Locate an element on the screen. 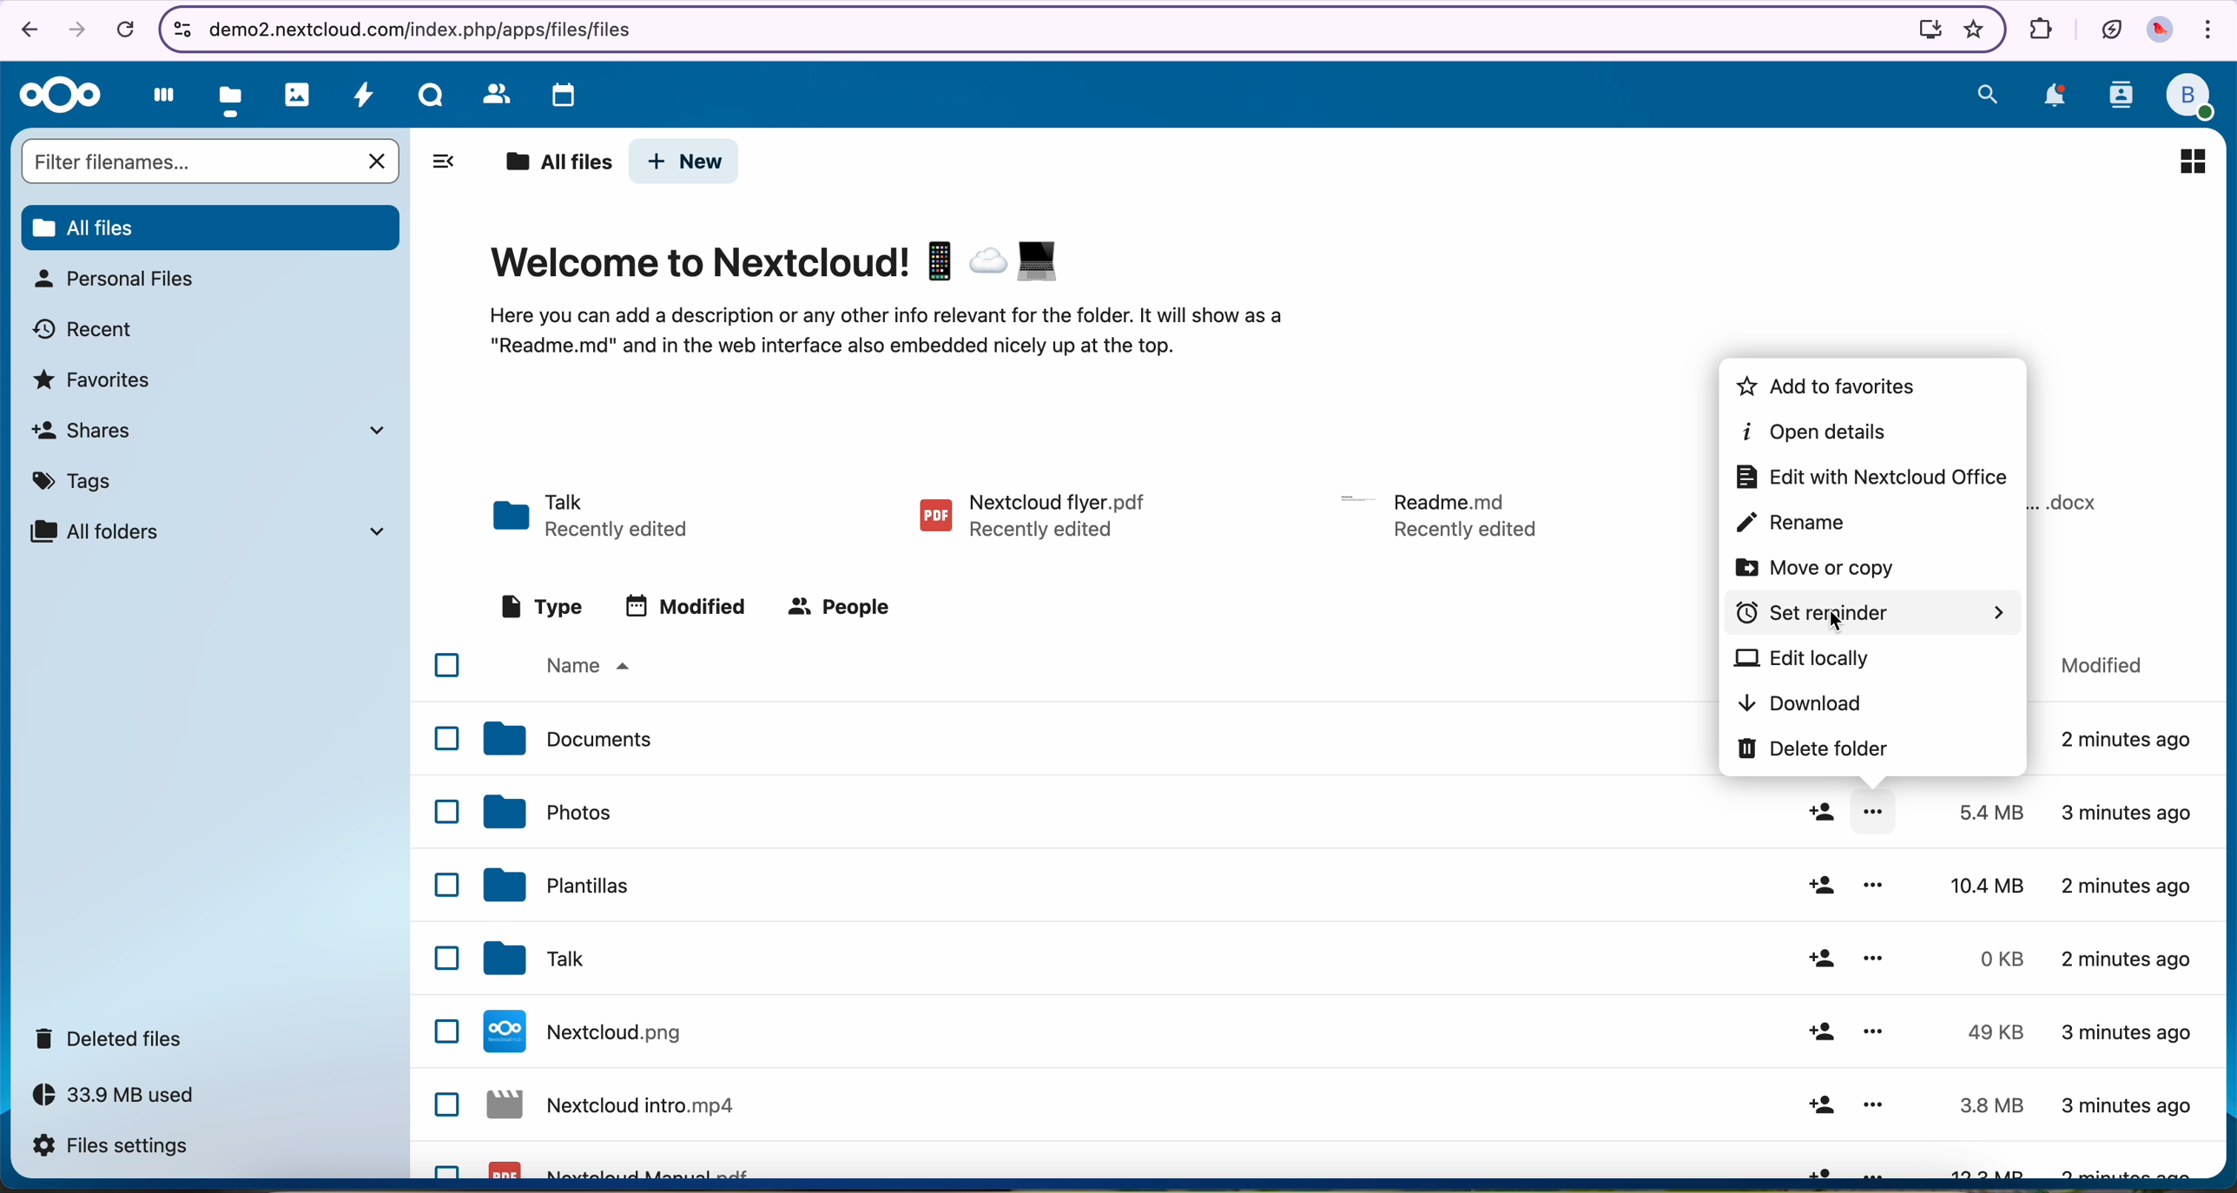 This screenshot has height=1193, width=2237. battery in eco mode is located at coordinates (2109, 26).